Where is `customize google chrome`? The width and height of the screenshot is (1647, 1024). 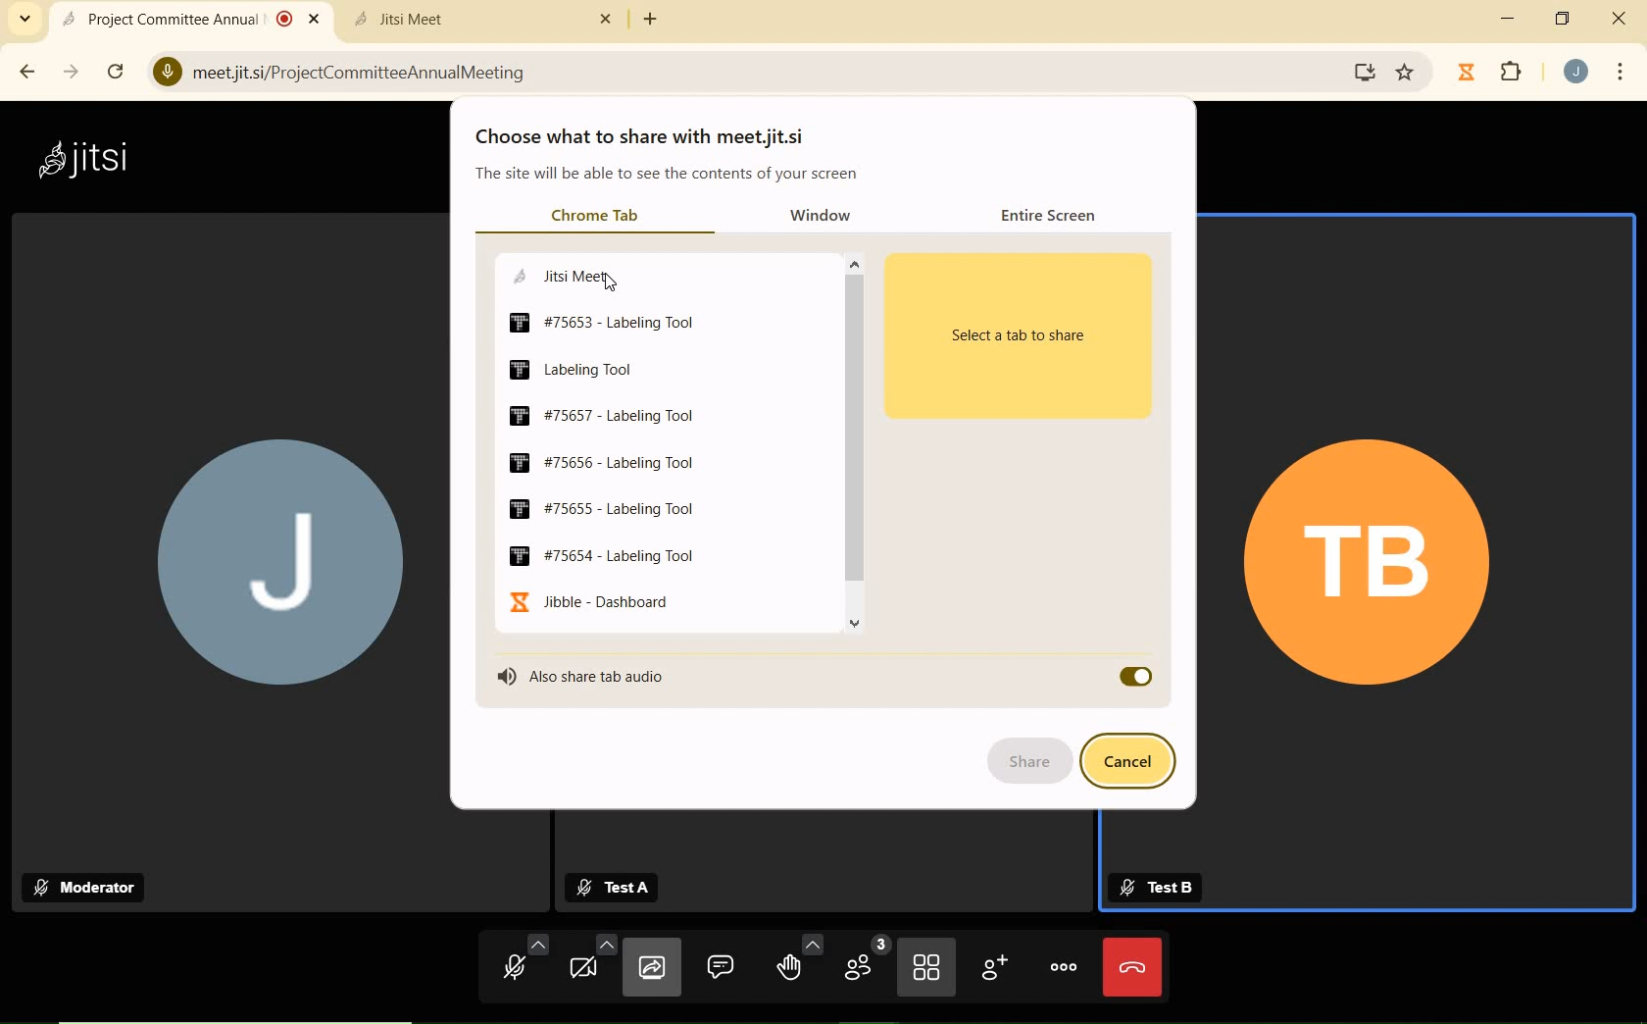 customize google chrome is located at coordinates (1620, 74).